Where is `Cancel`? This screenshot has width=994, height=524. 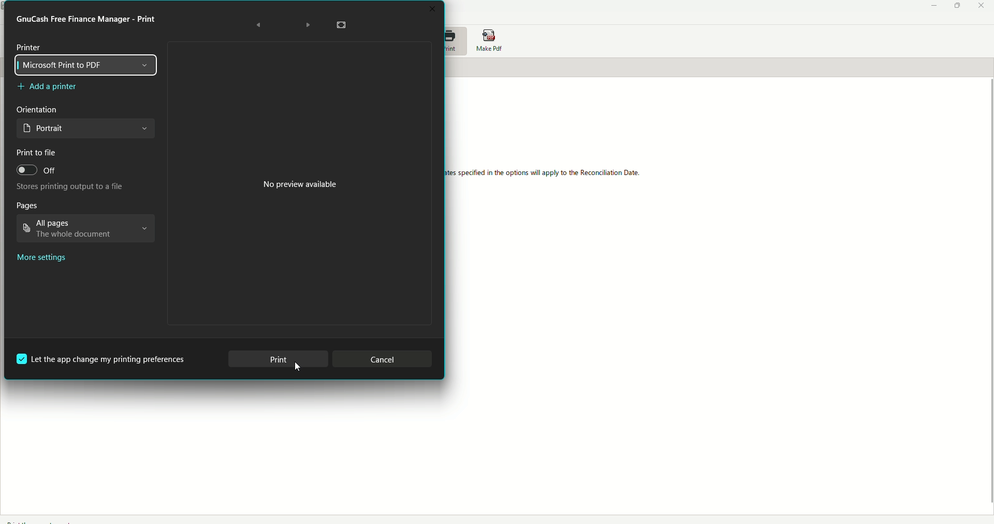 Cancel is located at coordinates (380, 360).